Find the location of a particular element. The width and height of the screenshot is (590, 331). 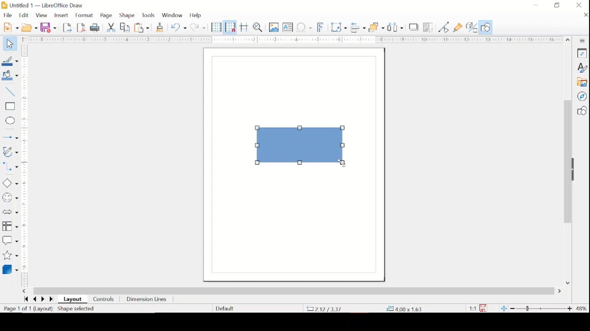

select at least three objects to distribute is located at coordinates (396, 27).